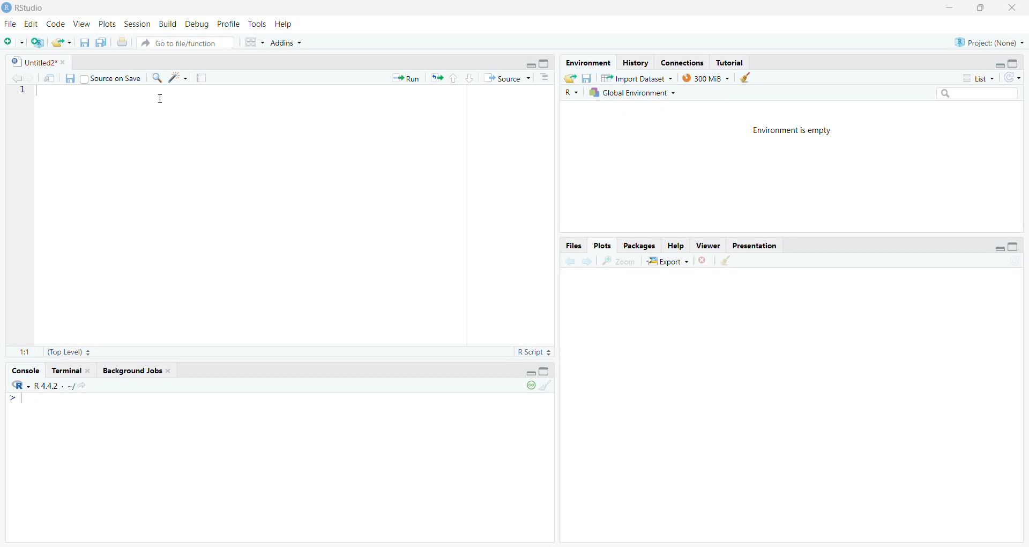 The width and height of the screenshot is (1029, 547). Describe the element at coordinates (638, 246) in the screenshot. I see `Packages` at that location.